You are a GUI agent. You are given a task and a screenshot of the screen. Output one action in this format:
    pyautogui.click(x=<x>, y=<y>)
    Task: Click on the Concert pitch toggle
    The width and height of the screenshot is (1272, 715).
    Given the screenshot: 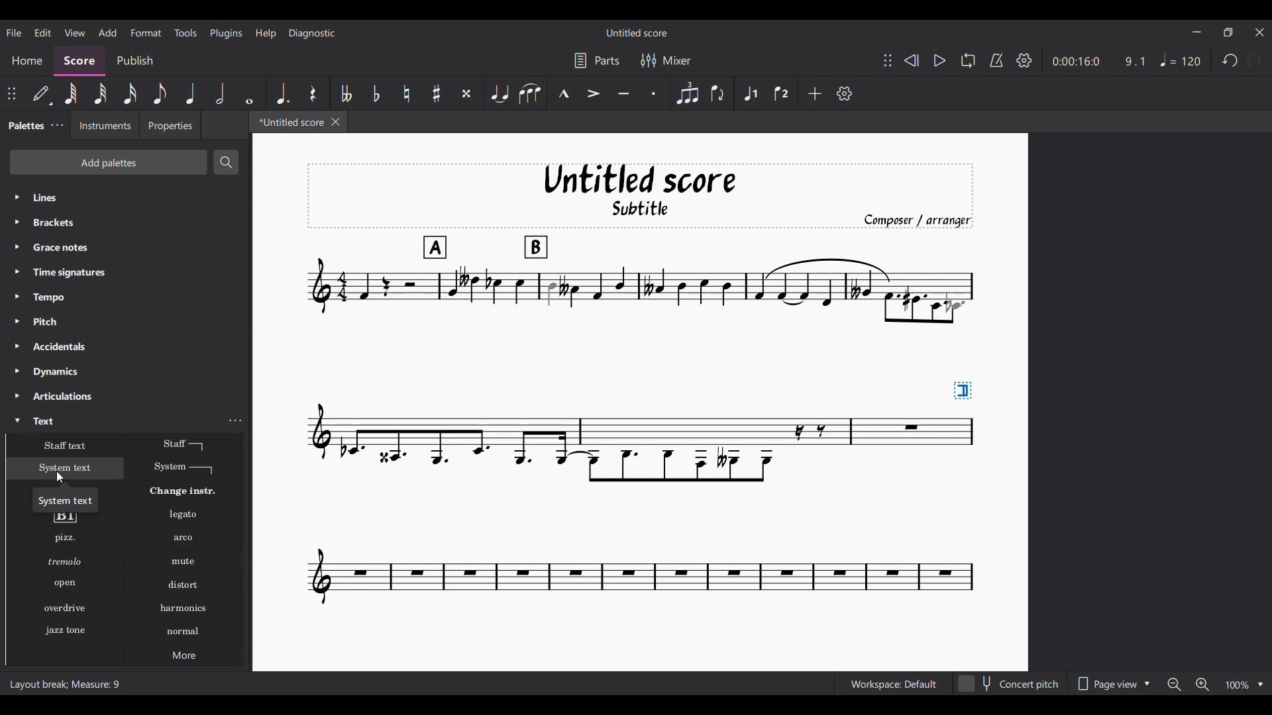 What is the action you would take?
    pyautogui.click(x=1009, y=684)
    